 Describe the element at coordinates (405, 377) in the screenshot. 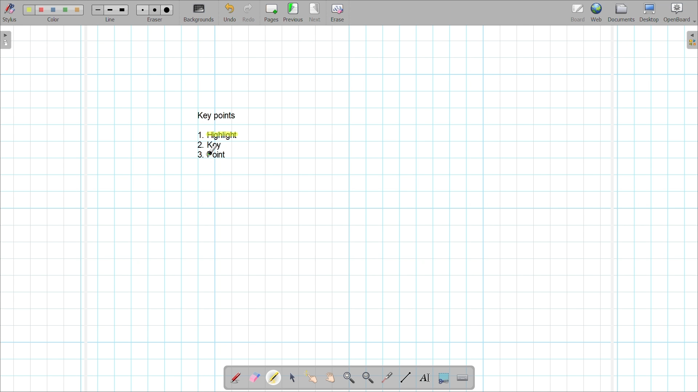

I see `Draw lines` at that location.